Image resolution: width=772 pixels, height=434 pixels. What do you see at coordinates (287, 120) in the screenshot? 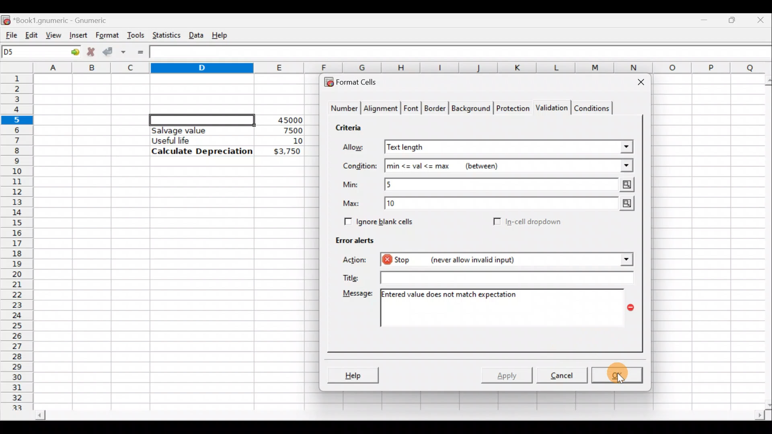
I see `45000` at bounding box center [287, 120].